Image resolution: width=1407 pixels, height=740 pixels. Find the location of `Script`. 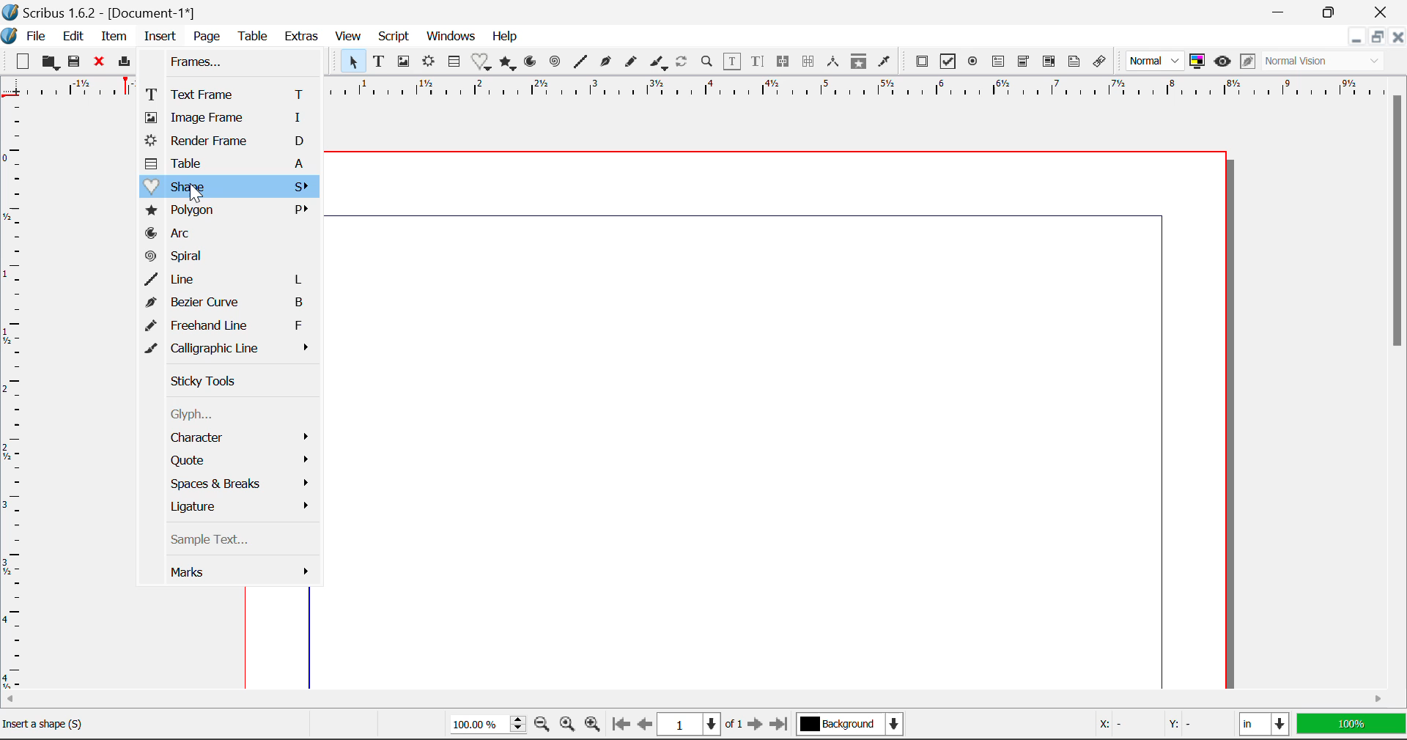

Script is located at coordinates (393, 38).